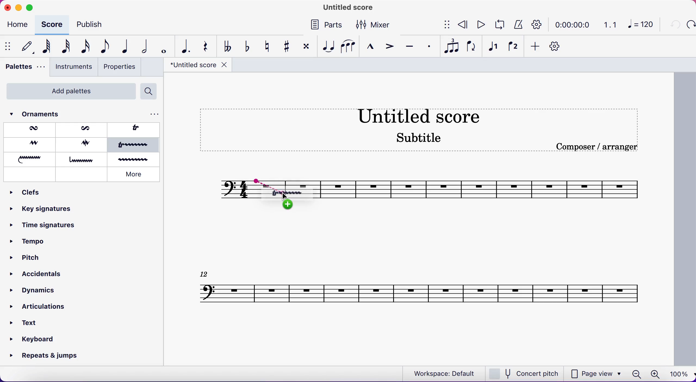 This screenshot has width=696, height=382. What do you see at coordinates (499, 25) in the screenshot?
I see `playback loop` at bounding box center [499, 25].